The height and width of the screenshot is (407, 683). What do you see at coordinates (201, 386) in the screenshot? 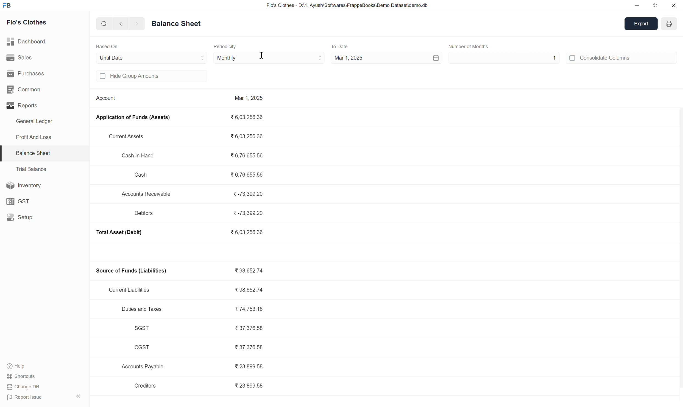
I see `Creditors 23,899.58` at bounding box center [201, 386].